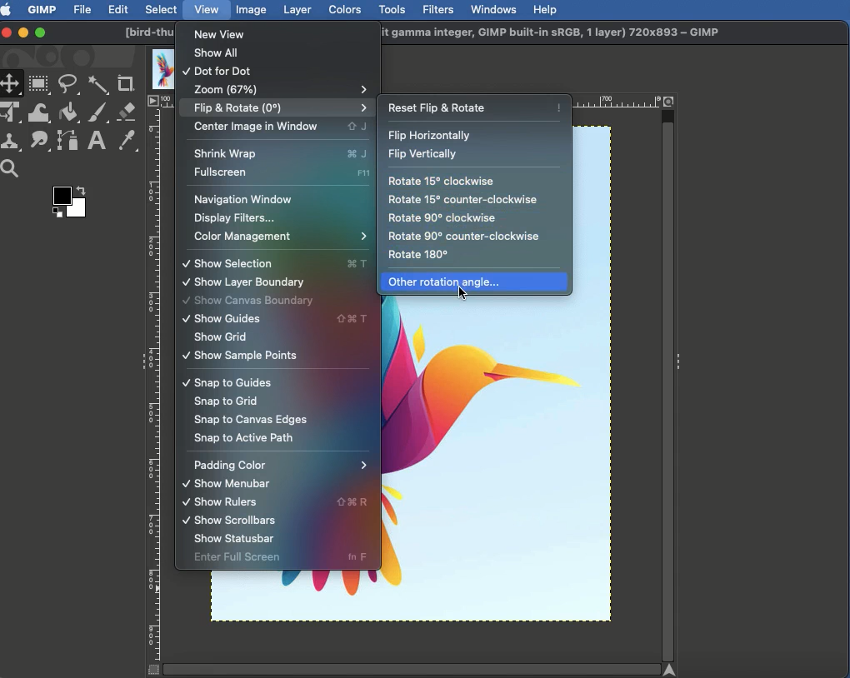 Image resolution: width=850 pixels, height=678 pixels. What do you see at coordinates (437, 10) in the screenshot?
I see `Filters` at bounding box center [437, 10].